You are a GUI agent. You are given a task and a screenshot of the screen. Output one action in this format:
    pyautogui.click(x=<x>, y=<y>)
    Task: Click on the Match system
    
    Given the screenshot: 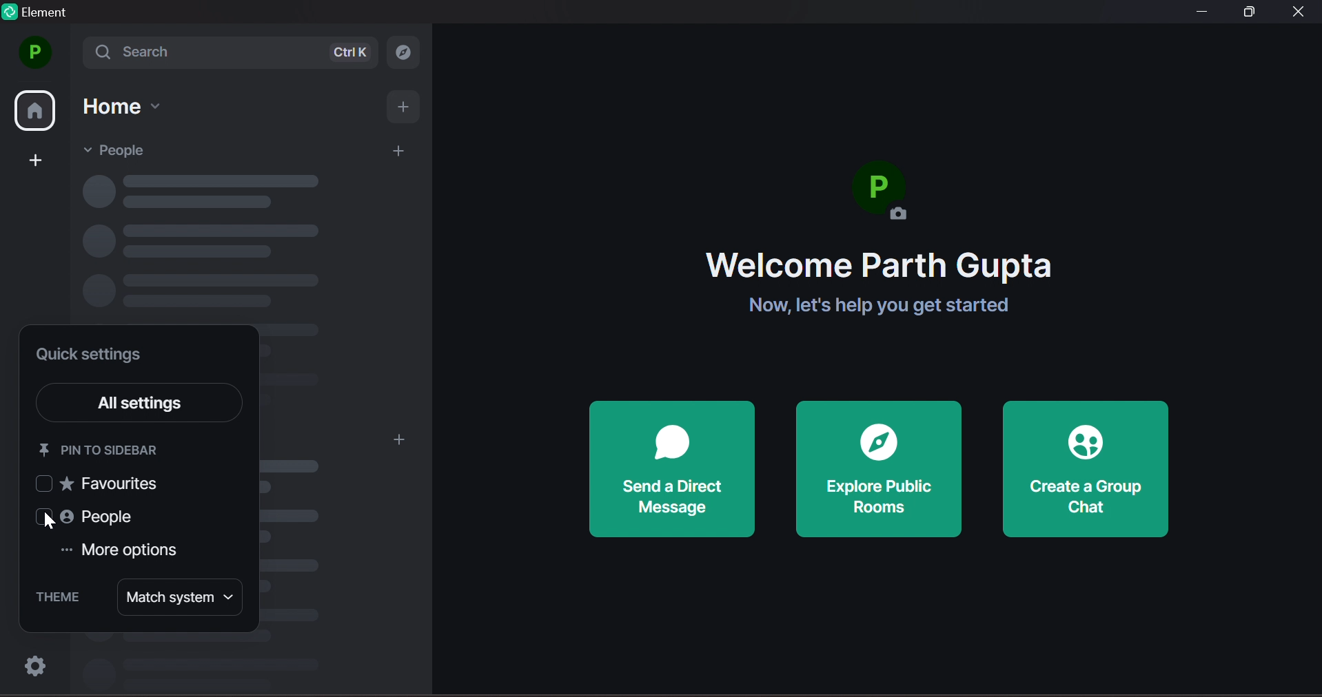 What is the action you would take?
    pyautogui.click(x=180, y=599)
    